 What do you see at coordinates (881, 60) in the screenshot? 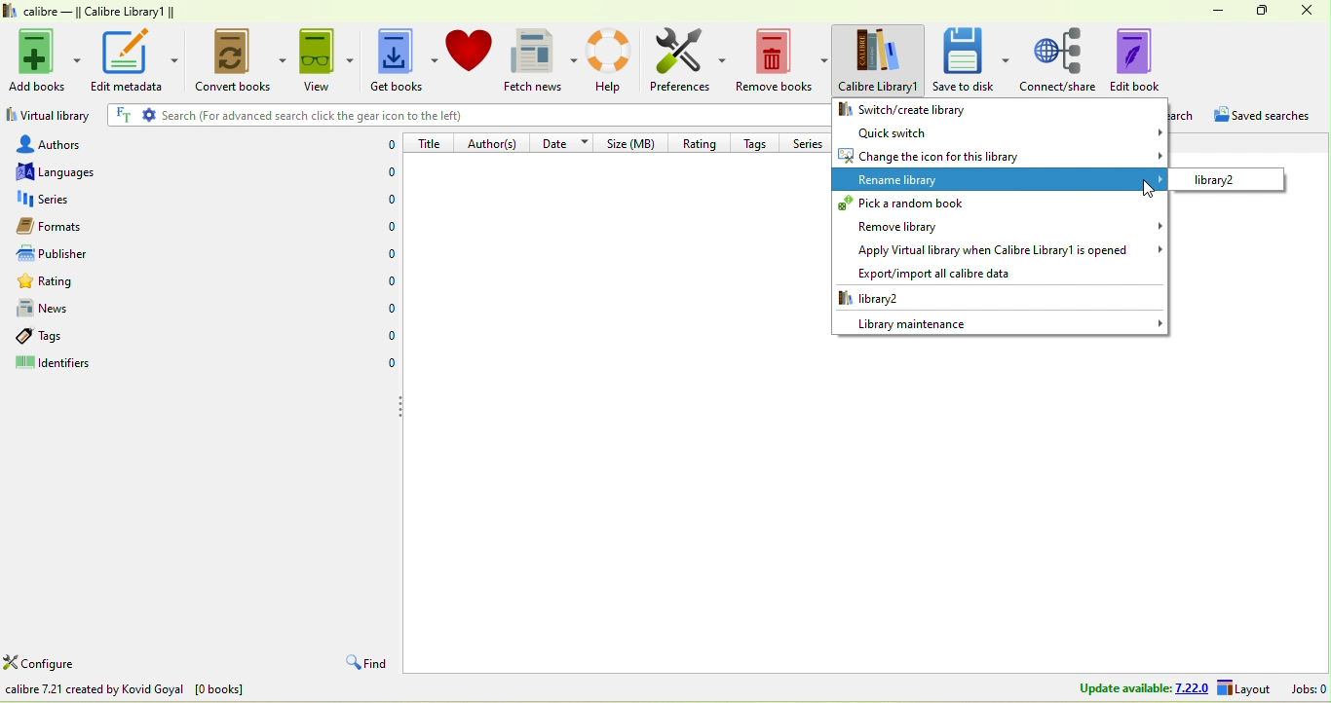
I see `calibre library1` at bounding box center [881, 60].